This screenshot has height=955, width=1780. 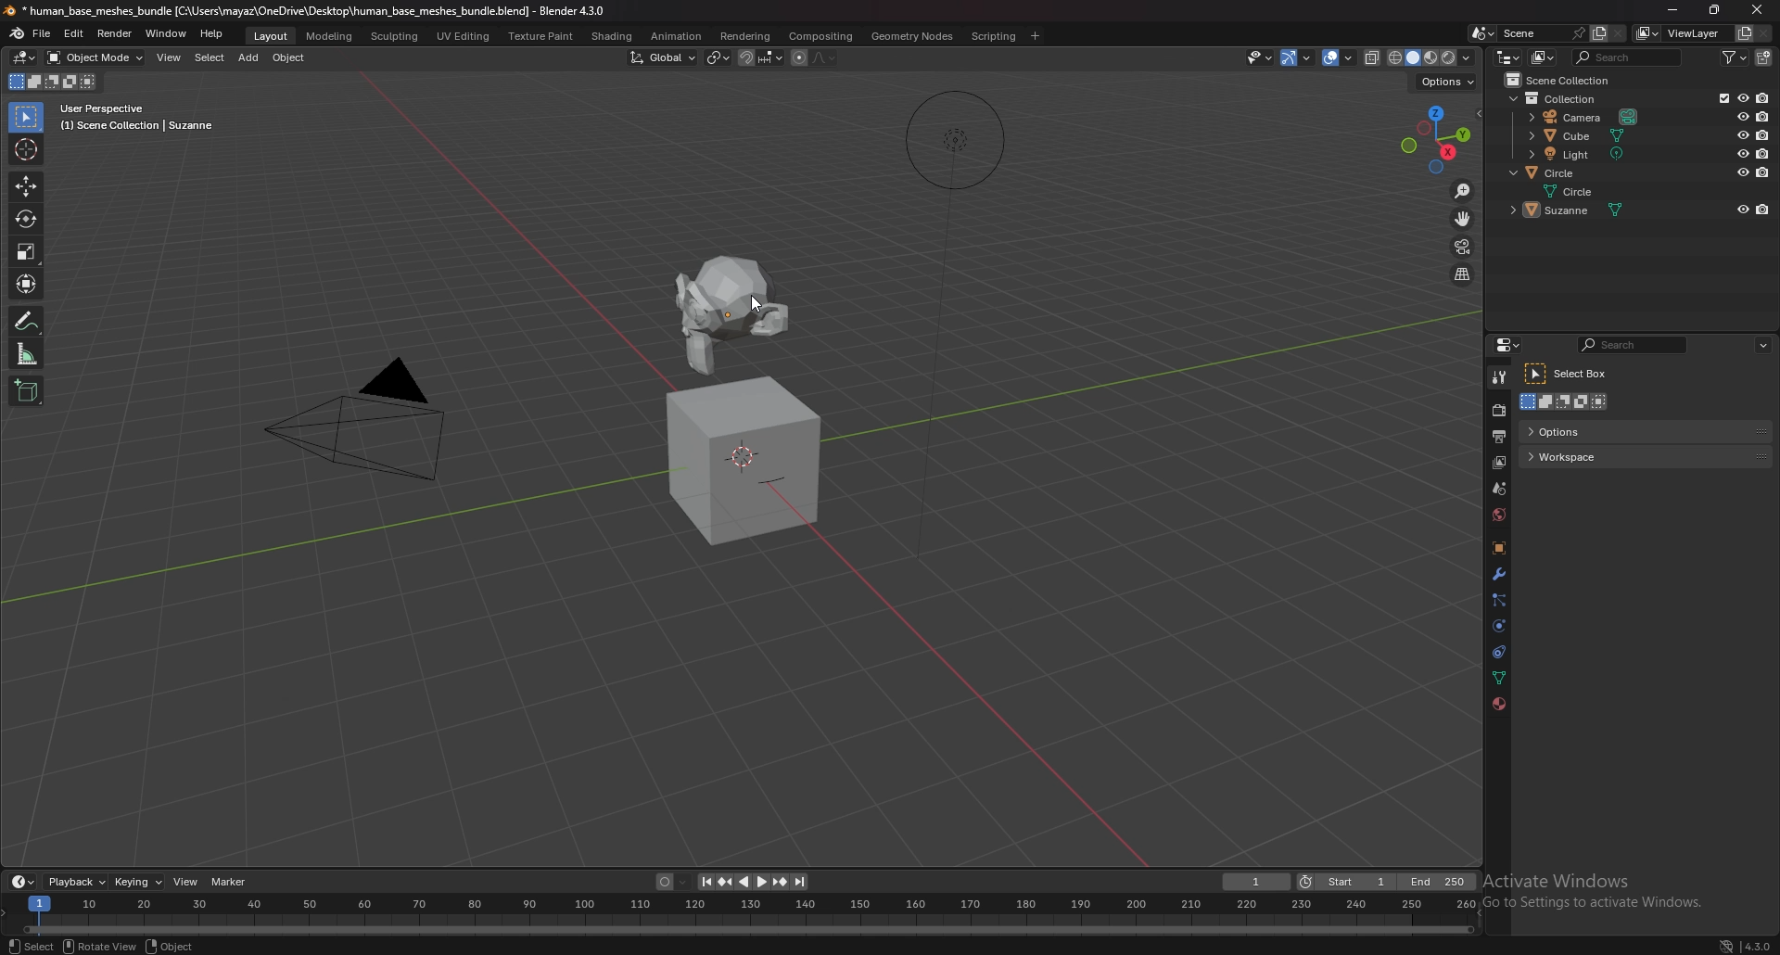 What do you see at coordinates (23, 882) in the screenshot?
I see `editor type` at bounding box center [23, 882].